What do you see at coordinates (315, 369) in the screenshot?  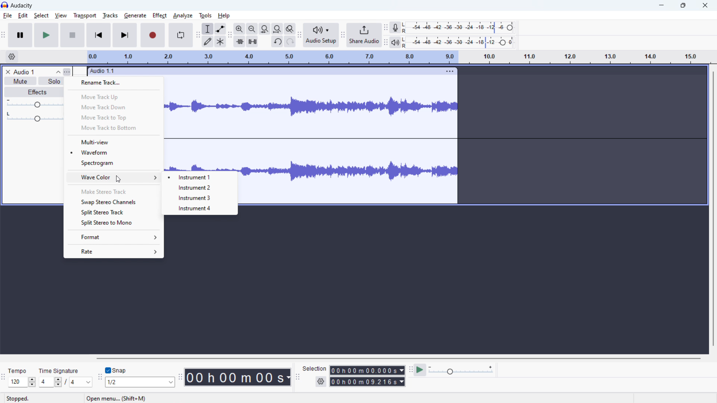 I see `Selection` at bounding box center [315, 369].